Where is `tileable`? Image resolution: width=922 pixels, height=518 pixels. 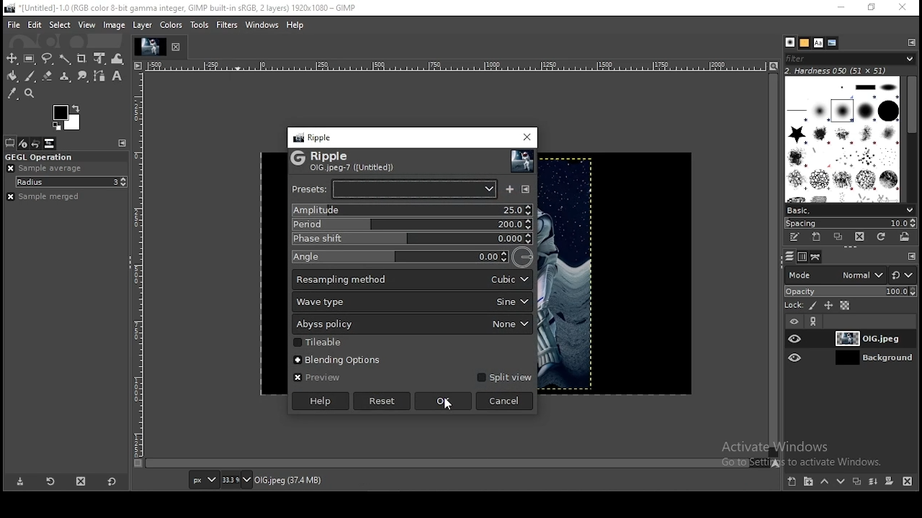
tileable is located at coordinates (326, 342).